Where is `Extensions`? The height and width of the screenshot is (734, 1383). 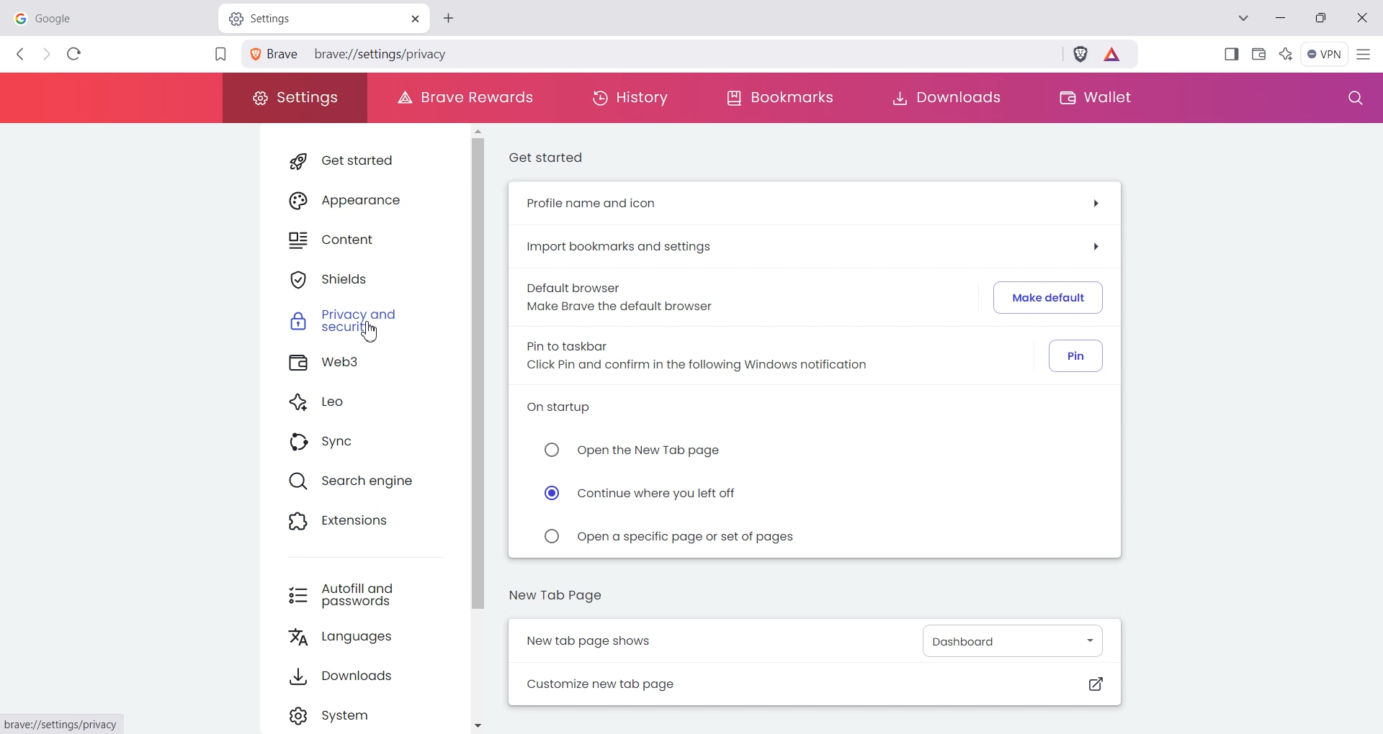
Extensions is located at coordinates (354, 523).